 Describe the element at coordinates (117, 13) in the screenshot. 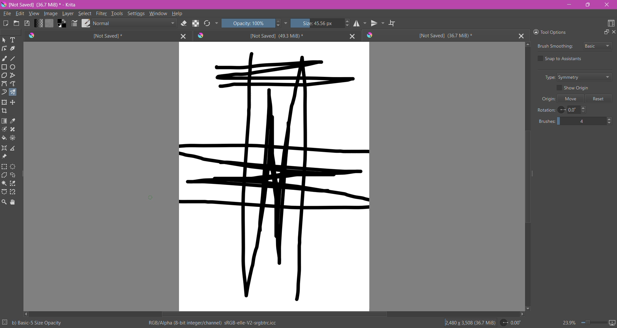

I see `Tools` at that location.